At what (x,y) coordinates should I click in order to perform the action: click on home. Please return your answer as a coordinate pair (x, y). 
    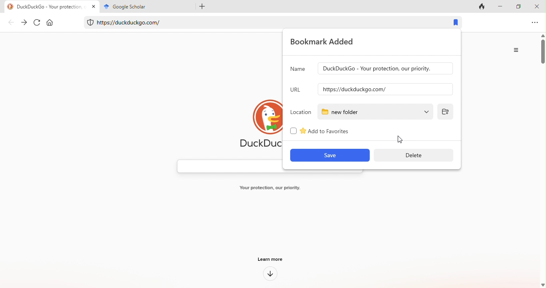
    Looking at the image, I should click on (51, 23).